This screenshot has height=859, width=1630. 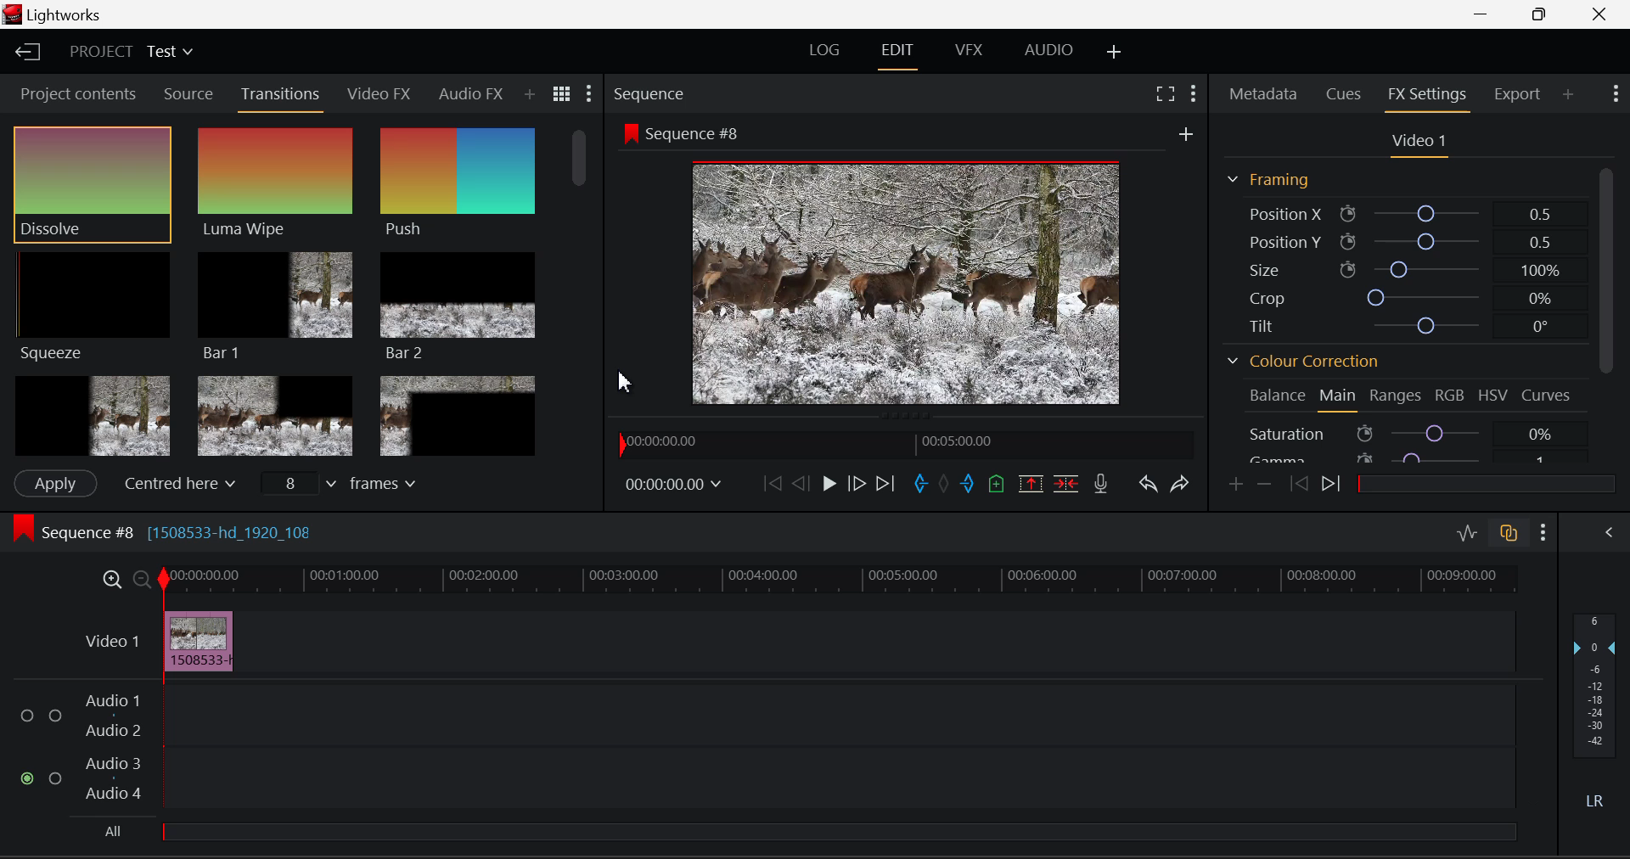 What do you see at coordinates (1264, 94) in the screenshot?
I see `Metadata` at bounding box center [1264, 94].